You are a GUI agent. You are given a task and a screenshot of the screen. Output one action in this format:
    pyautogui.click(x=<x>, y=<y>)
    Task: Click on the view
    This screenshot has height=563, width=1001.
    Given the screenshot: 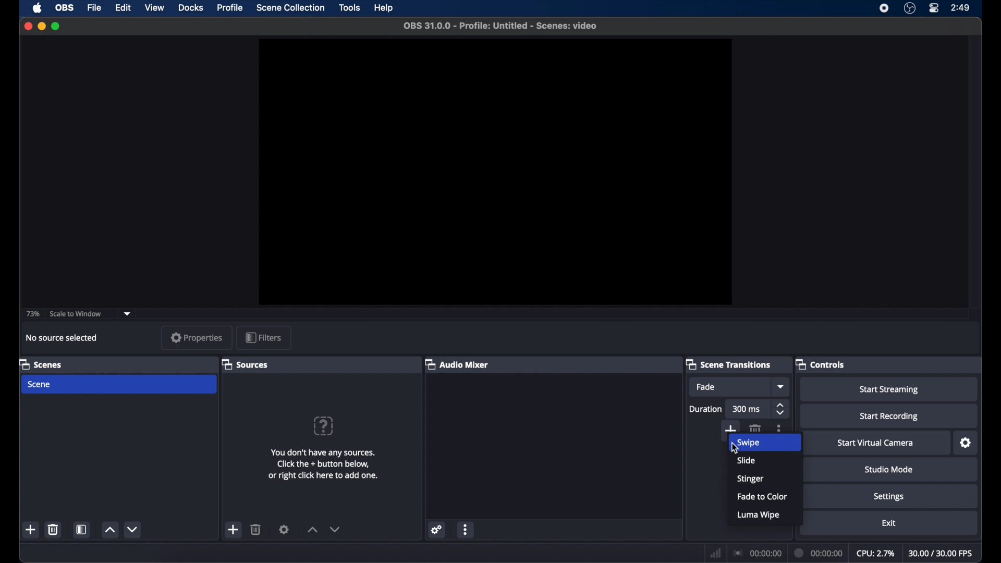 What is the action you would take?
    pyautogui.click(x=154, y=7)
    